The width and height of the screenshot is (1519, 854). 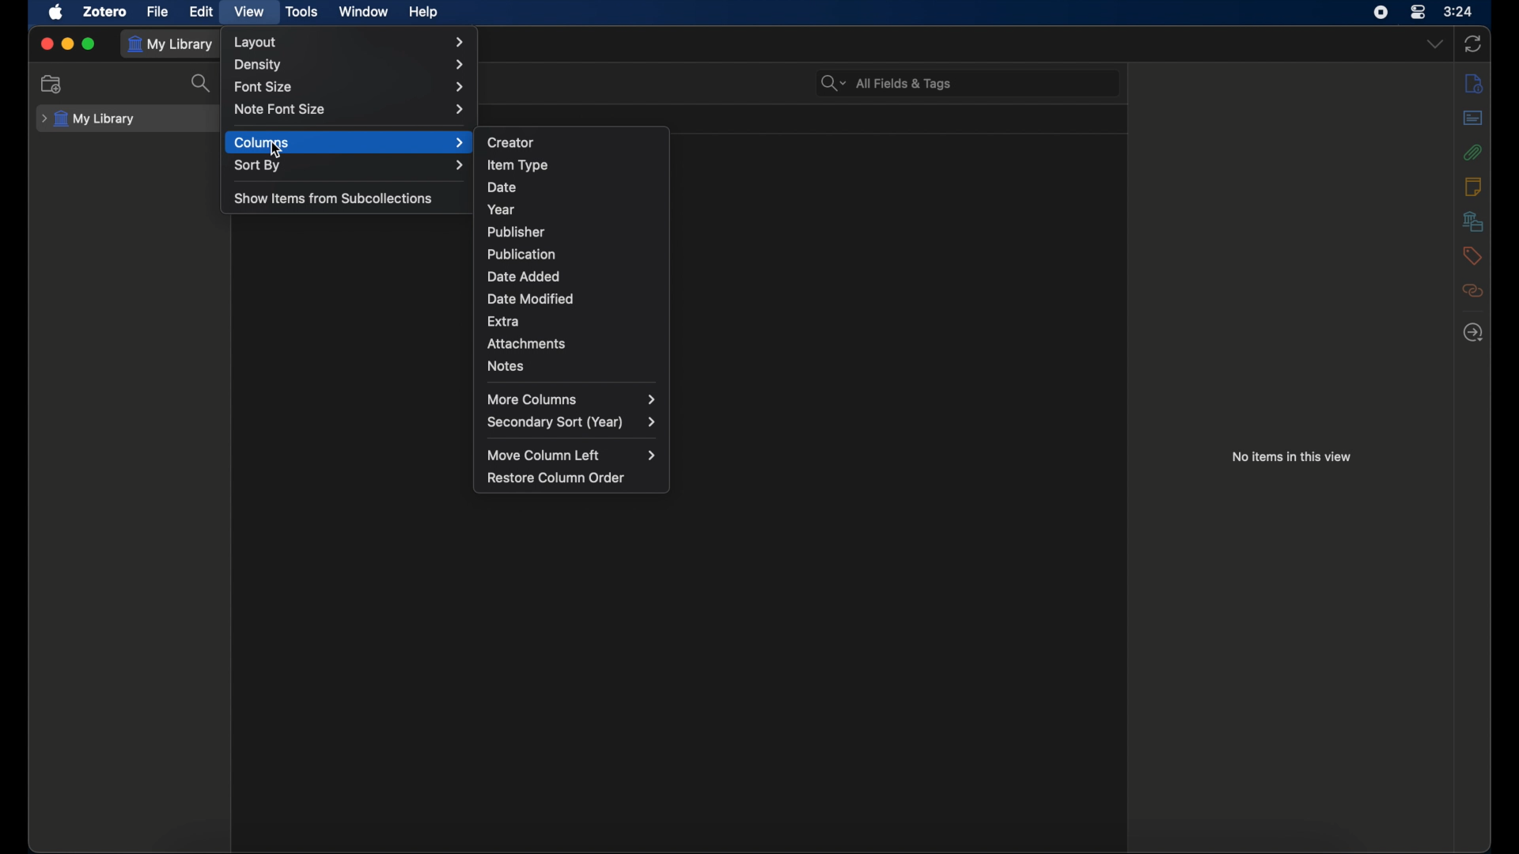 What do you see at coordinates (51, 84) in the screenshot?
I see `new collections` at bounding box center [51, 84].